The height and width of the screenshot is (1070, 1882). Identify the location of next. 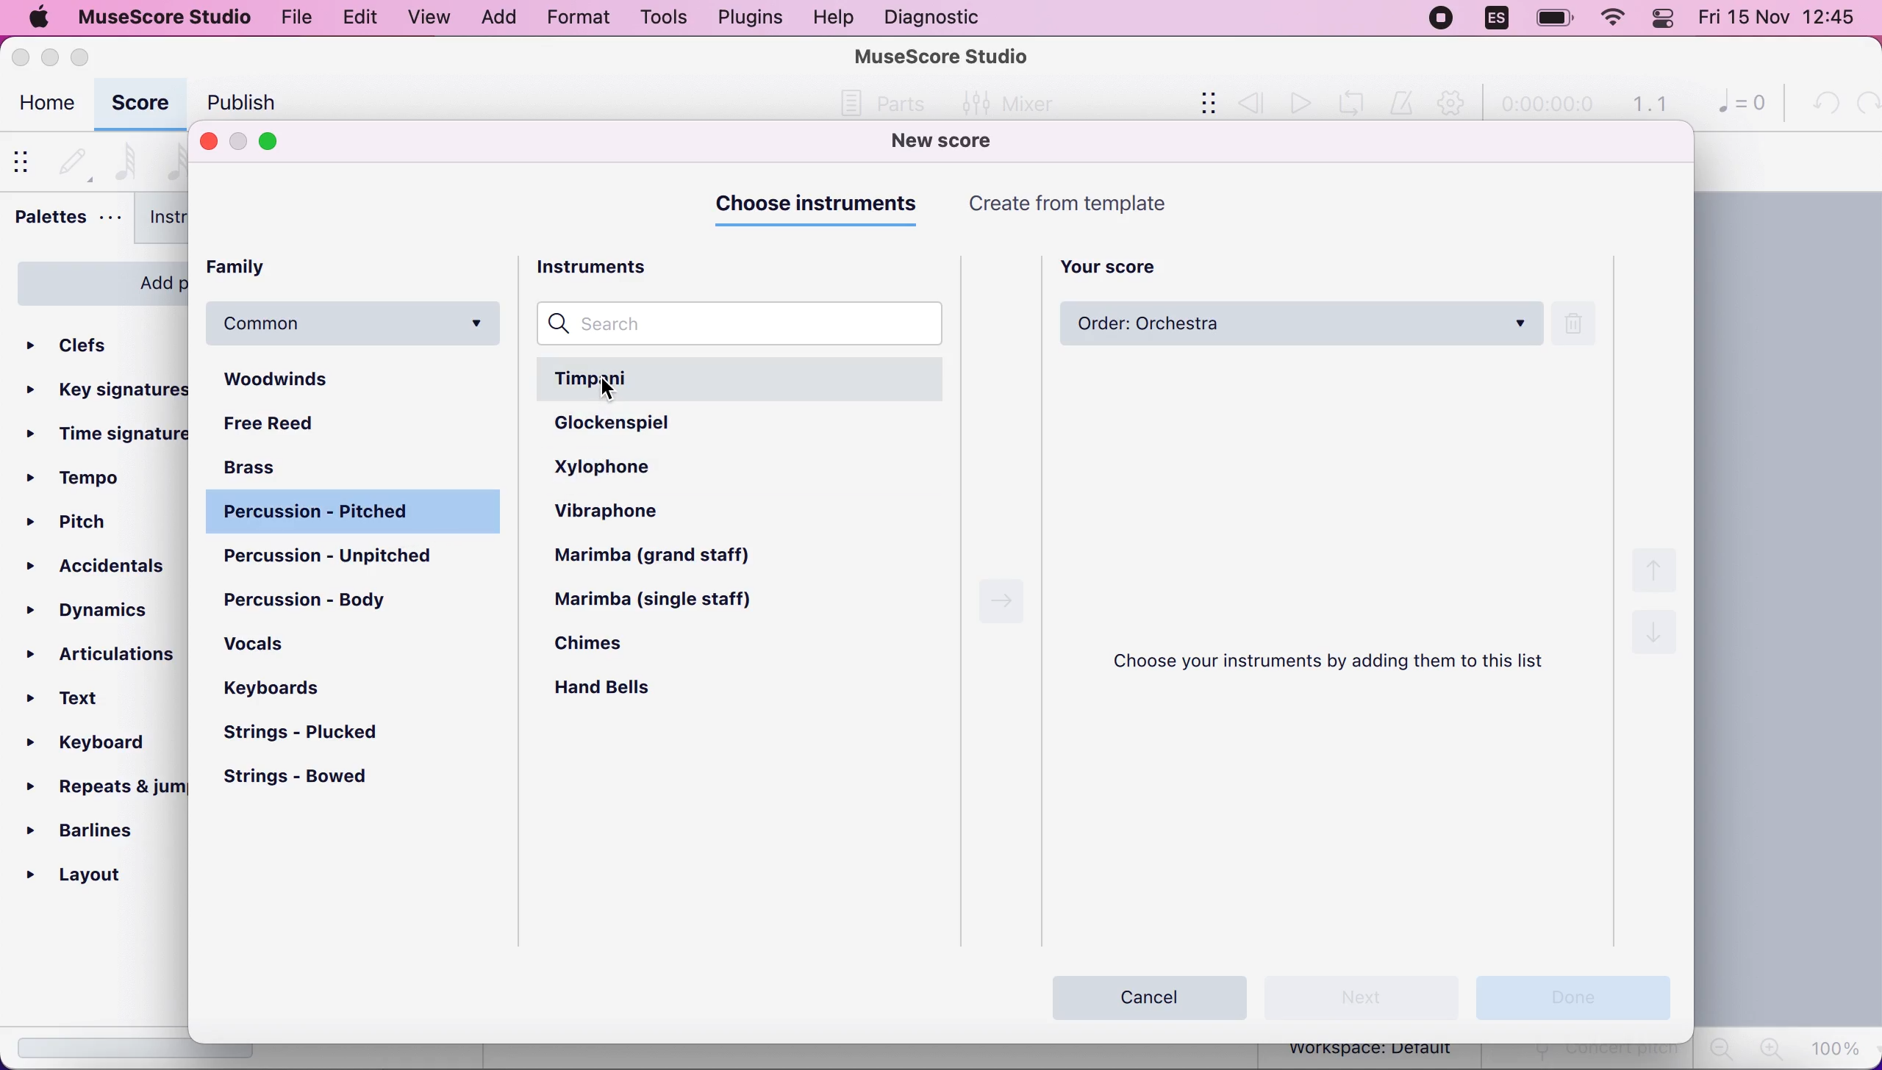
(1363, 996).